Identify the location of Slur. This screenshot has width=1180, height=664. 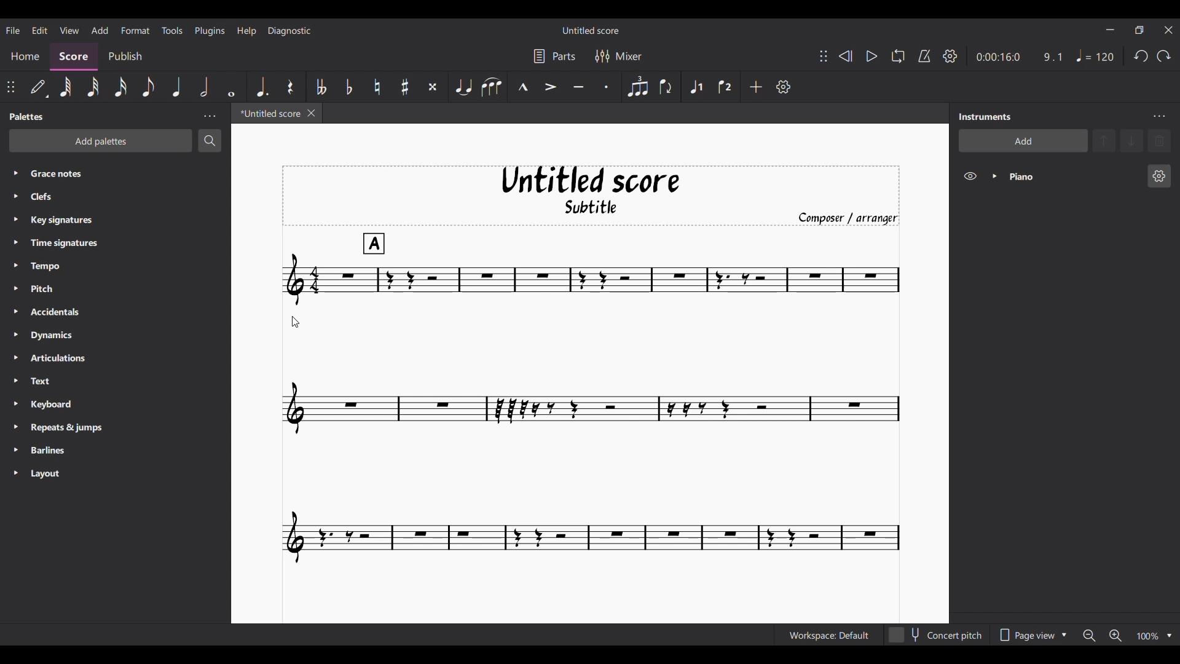
(491, 87).